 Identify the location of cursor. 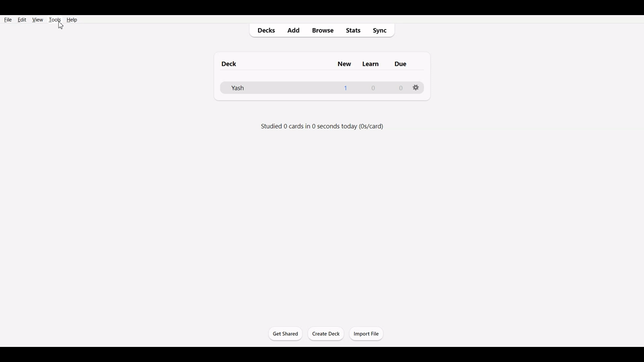
(58, 29).